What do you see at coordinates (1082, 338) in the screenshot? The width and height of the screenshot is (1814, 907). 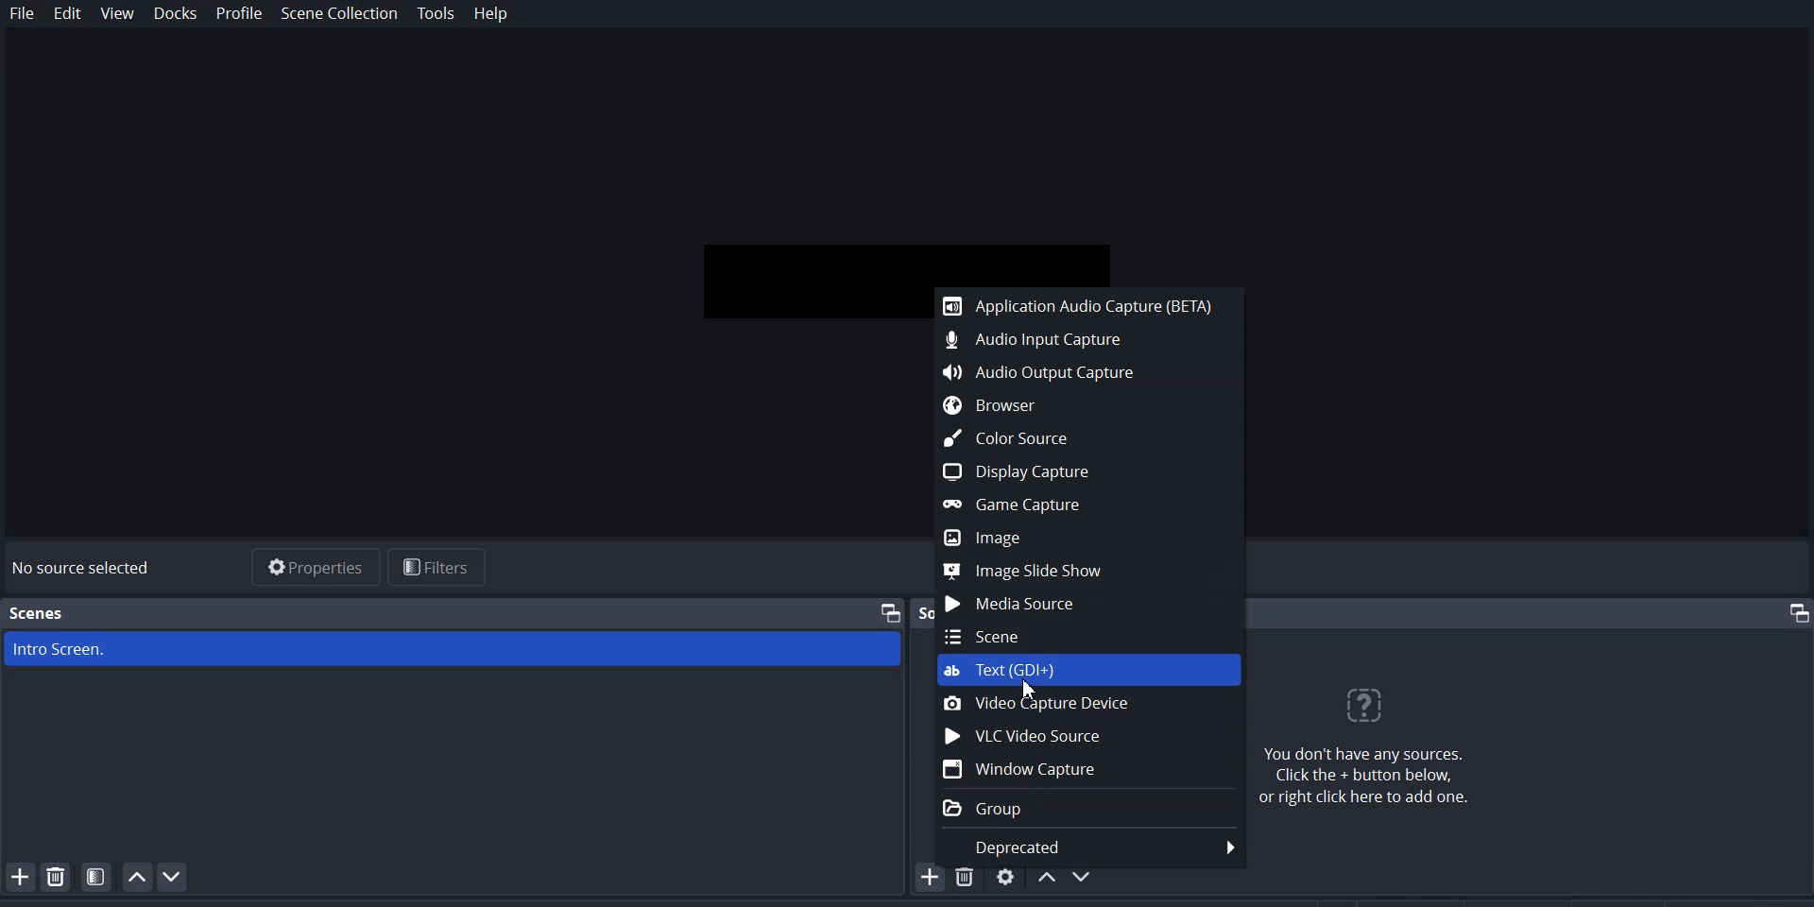 I see `Audio Input Capture` at bounding box center [1082, 338].